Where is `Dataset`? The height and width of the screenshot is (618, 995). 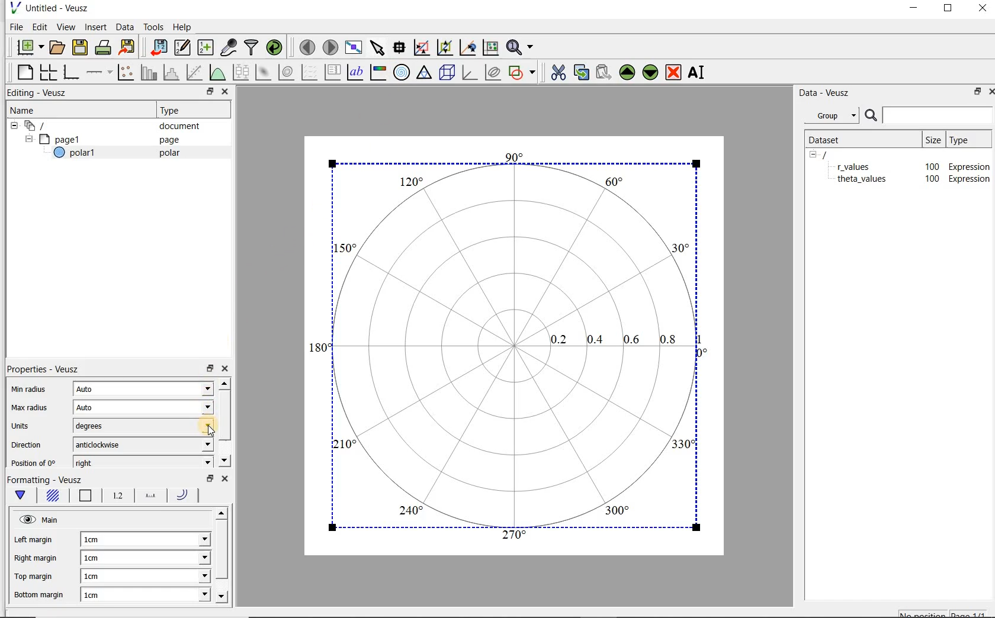
Dataset is located at coordinates (830, 139).